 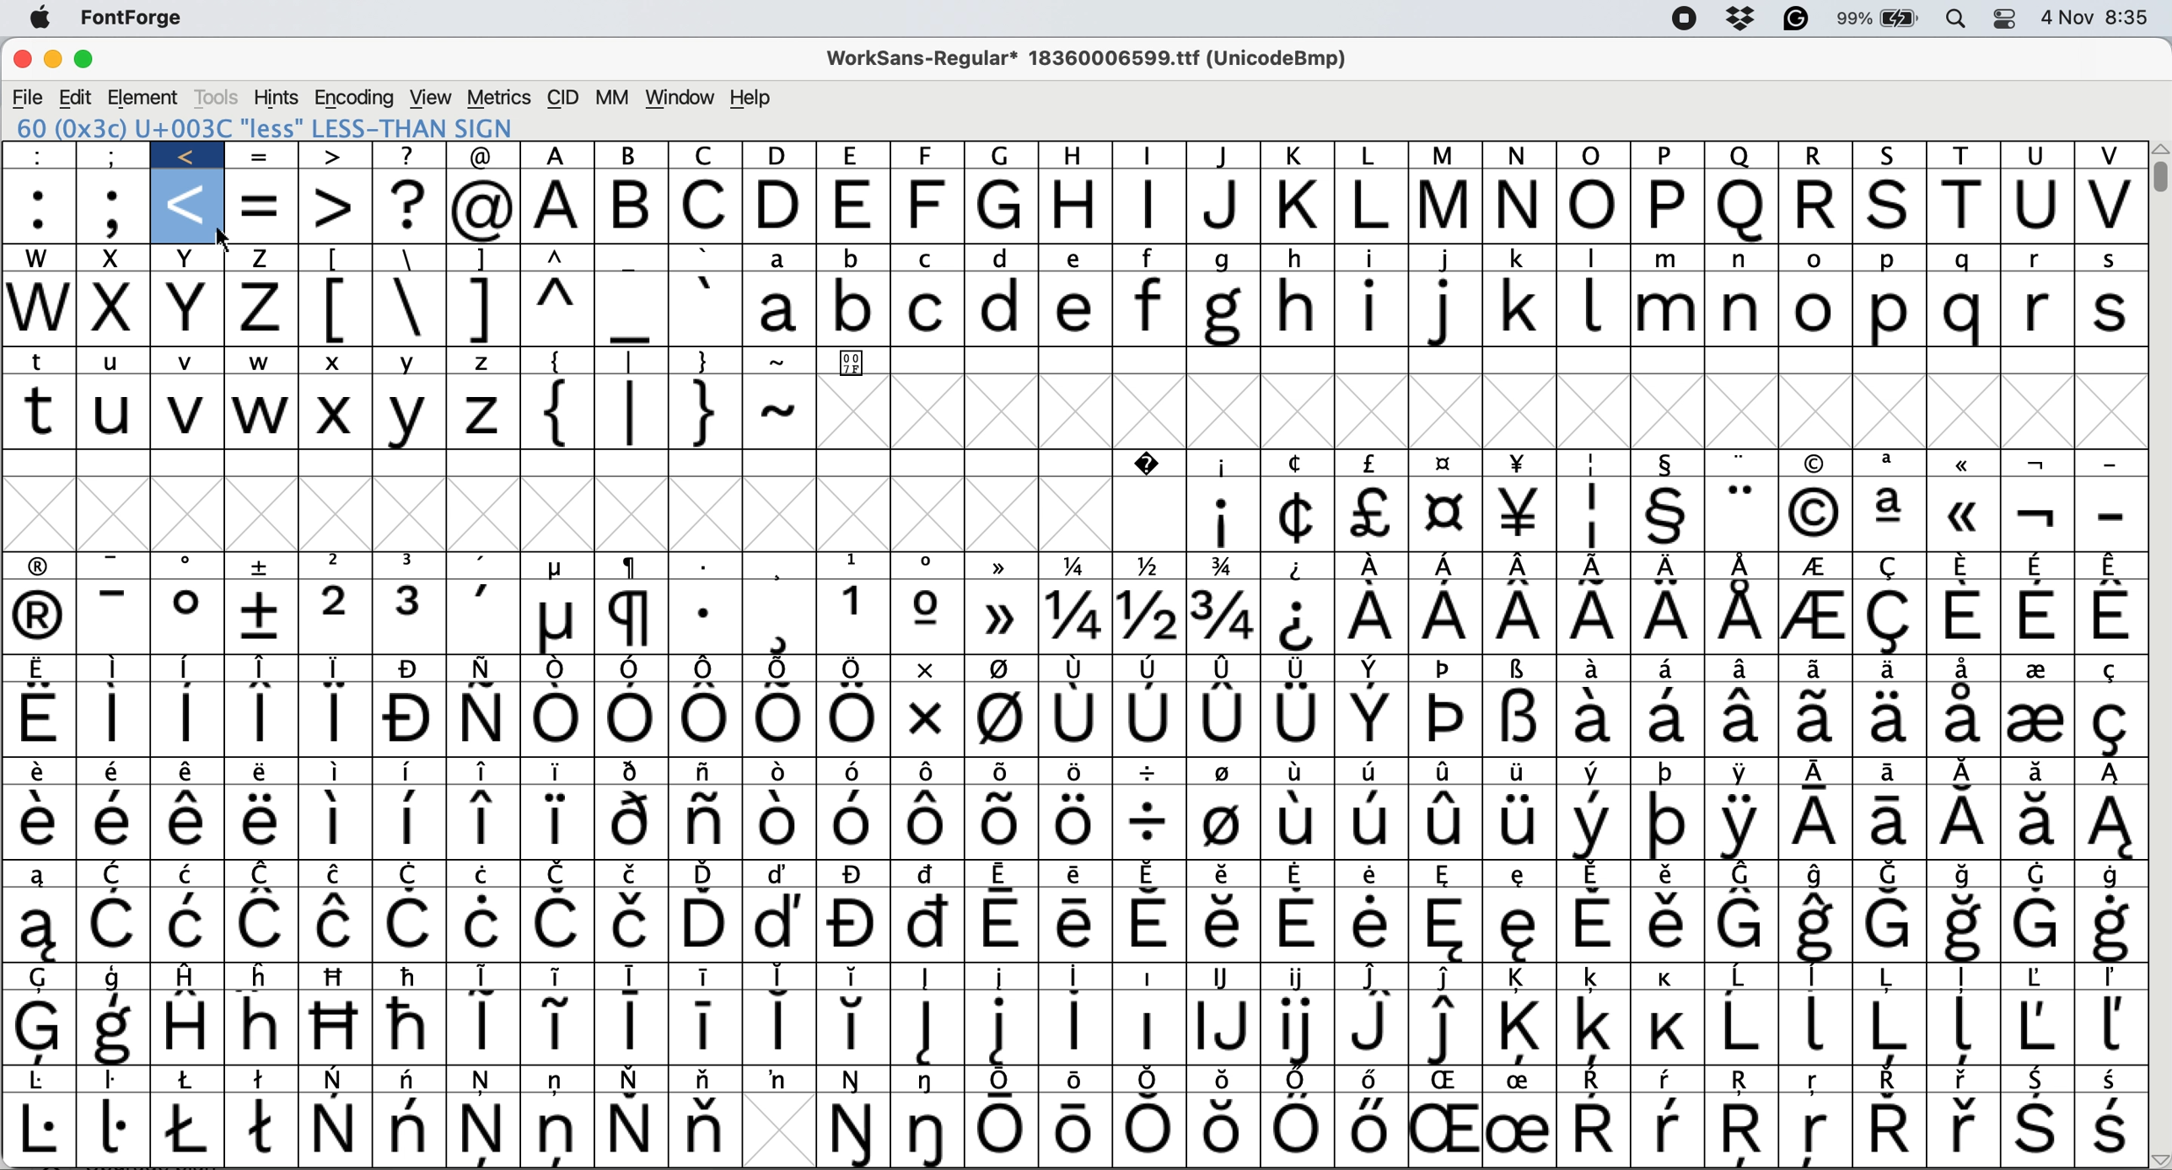 I want to click on q, so click(x=1742, y=205).